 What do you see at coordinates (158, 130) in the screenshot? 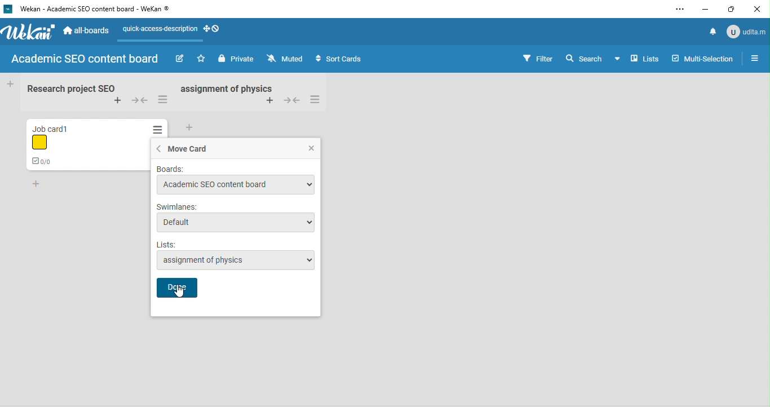
I see `List Action` at bounding box center [158, 130].